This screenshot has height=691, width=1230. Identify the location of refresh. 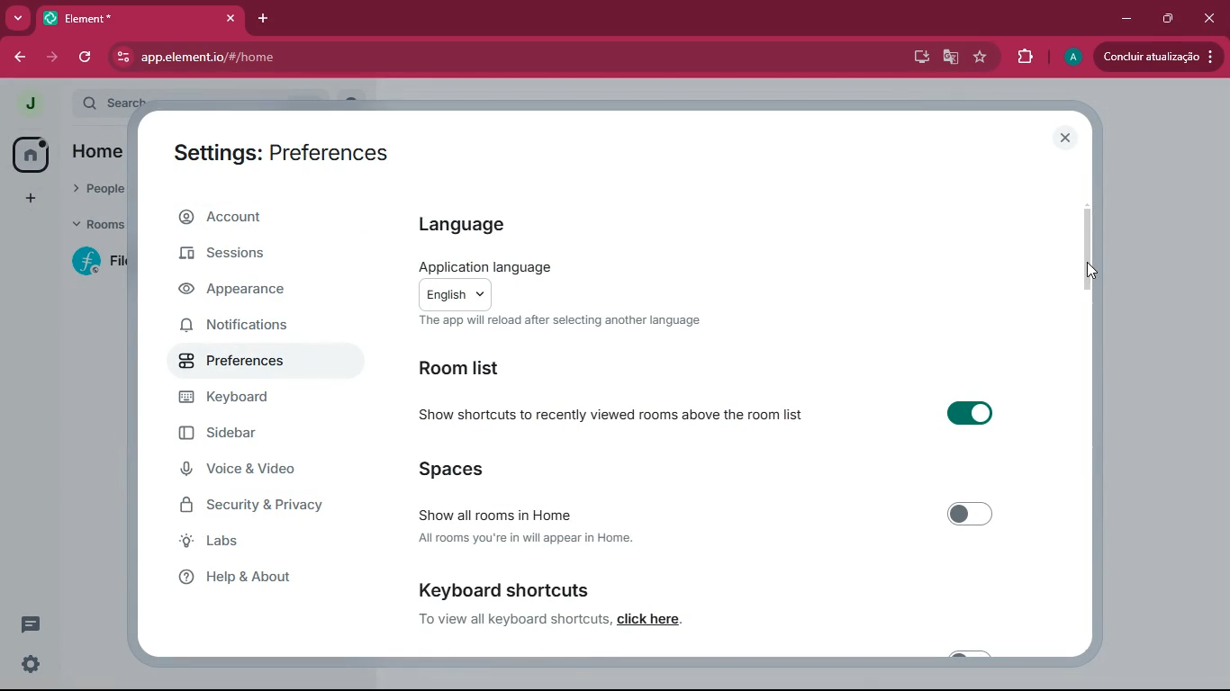
(86, 58).